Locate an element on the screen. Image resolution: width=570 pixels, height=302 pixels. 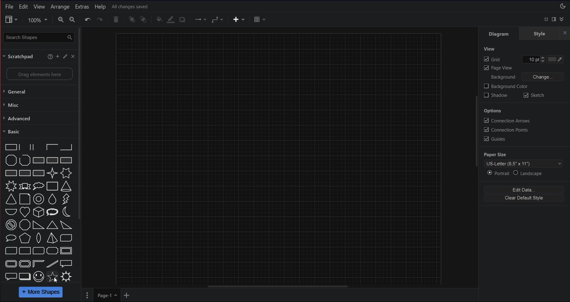
Undo is located at coordinates (88, 19).